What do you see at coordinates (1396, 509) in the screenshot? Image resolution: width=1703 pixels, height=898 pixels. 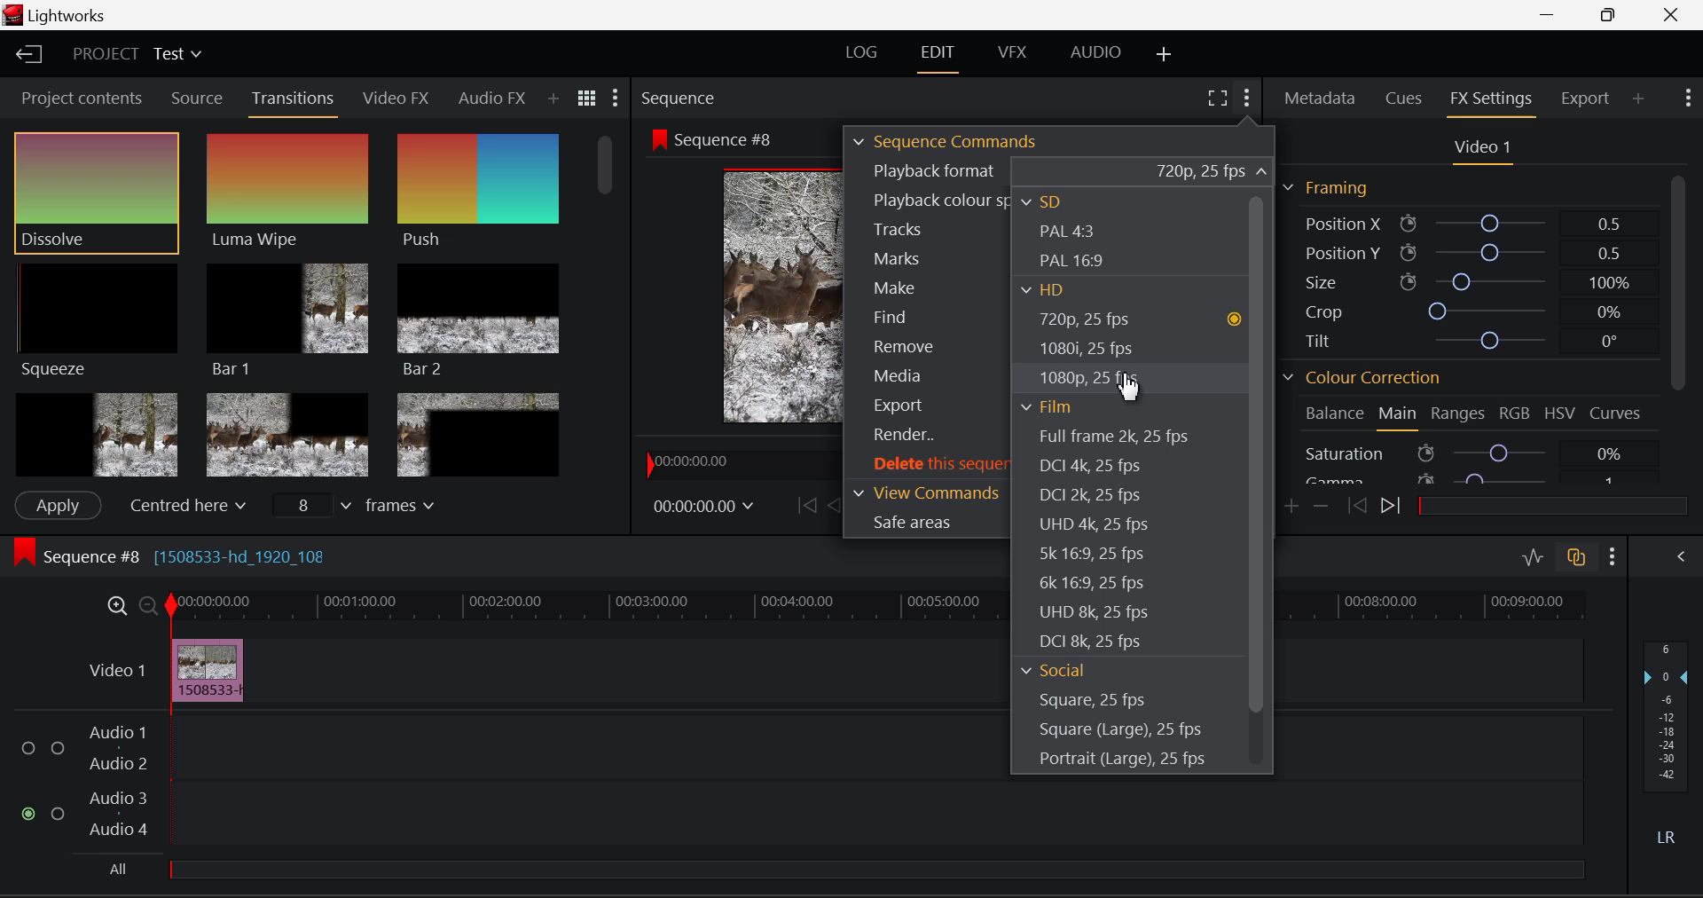 I see `Next keyframe` at bounding box center [1396, 509].